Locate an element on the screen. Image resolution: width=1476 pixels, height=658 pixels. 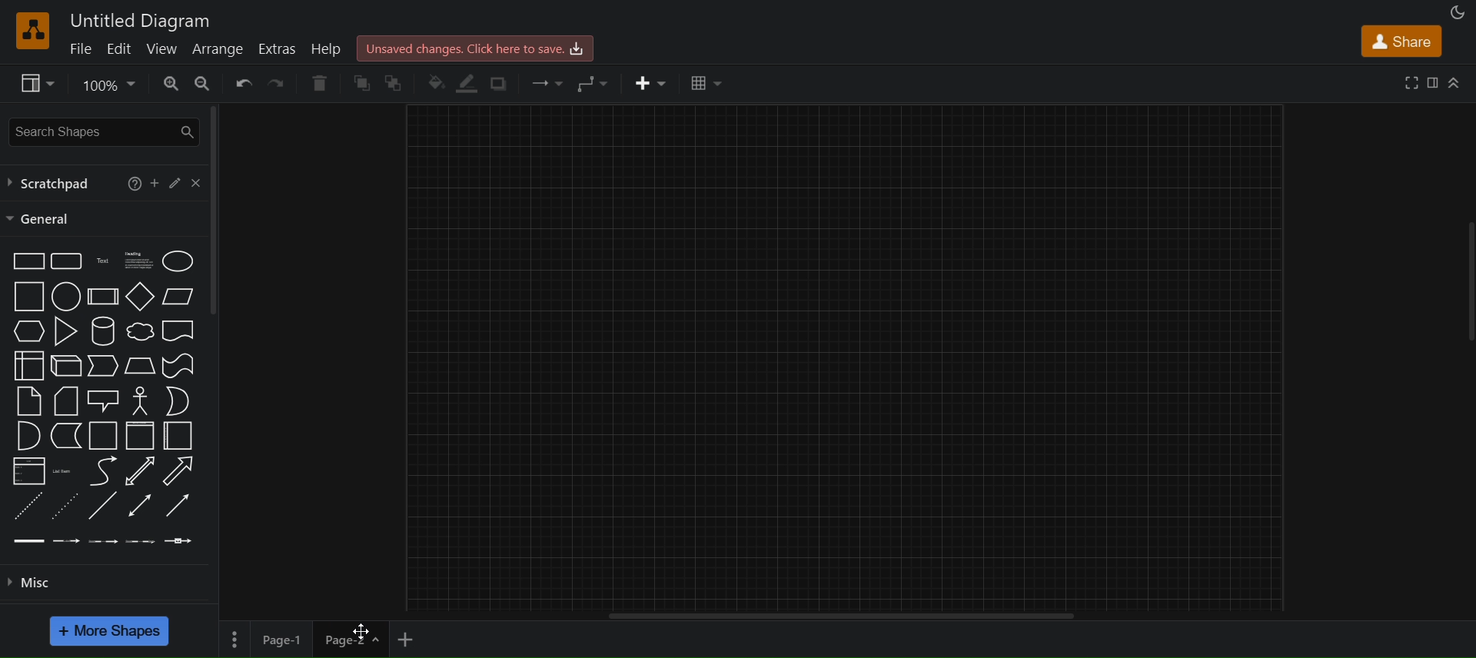
cursor is located at coordinates (361, 630).